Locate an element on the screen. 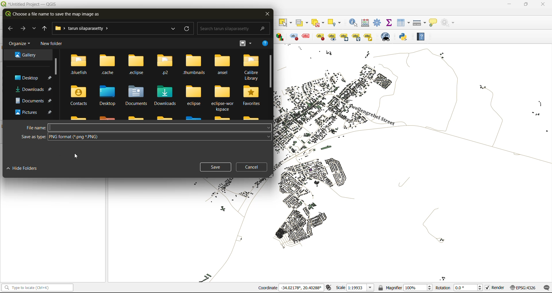  pin/unpin lable and diagram is located at coordinates (307, 37).